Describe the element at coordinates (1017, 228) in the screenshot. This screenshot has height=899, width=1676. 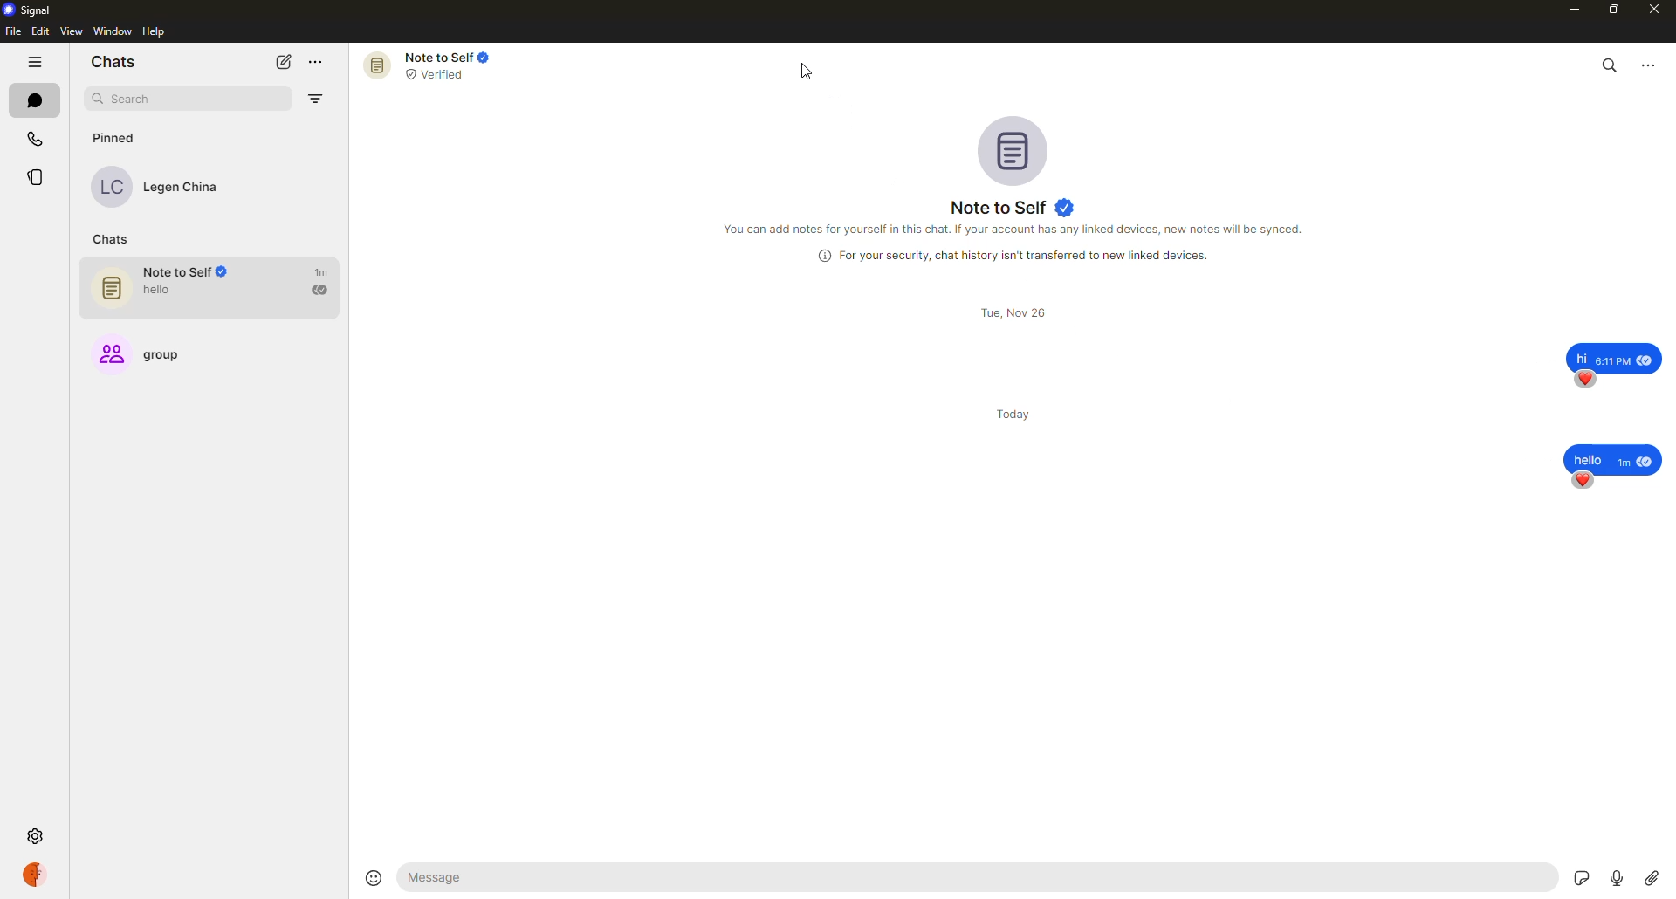
I see `info` at that location.